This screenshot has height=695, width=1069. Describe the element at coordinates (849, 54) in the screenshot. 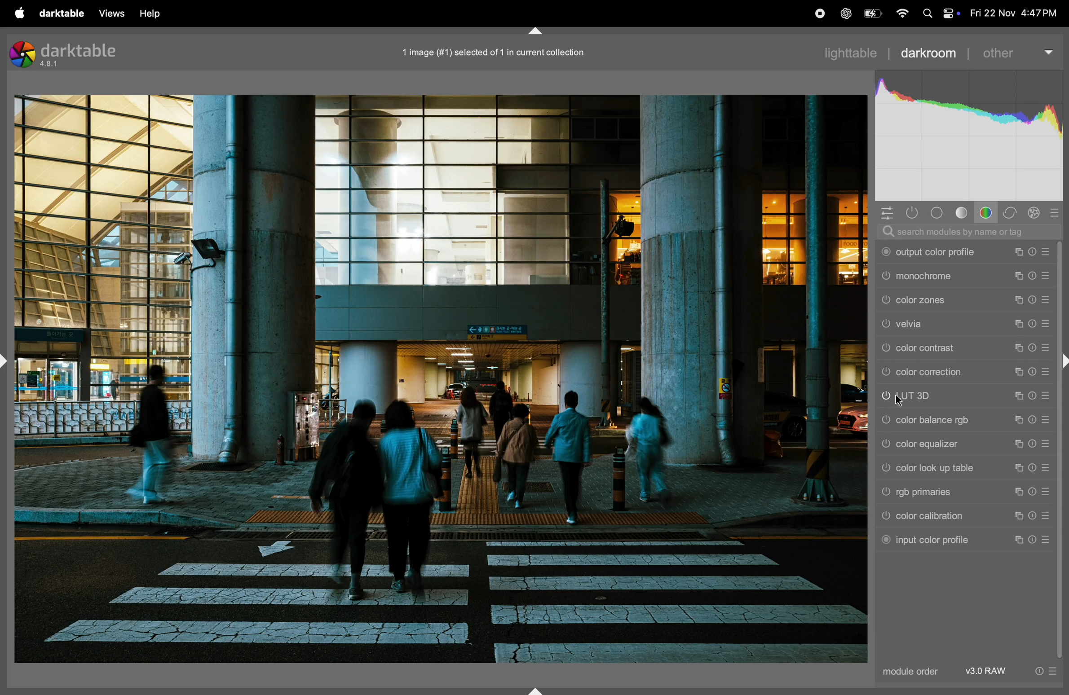

I see `lighttable` at that location.